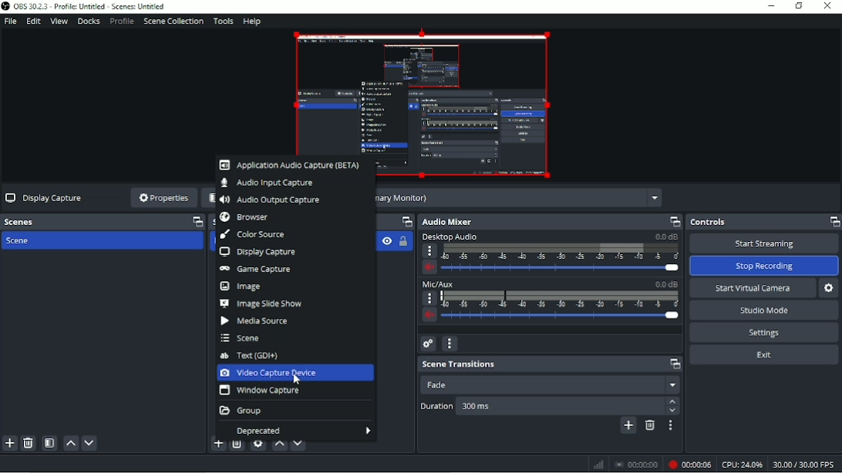 This screenshot has width=842, height=473. I want to click on Stop recording, so click(763, 265).